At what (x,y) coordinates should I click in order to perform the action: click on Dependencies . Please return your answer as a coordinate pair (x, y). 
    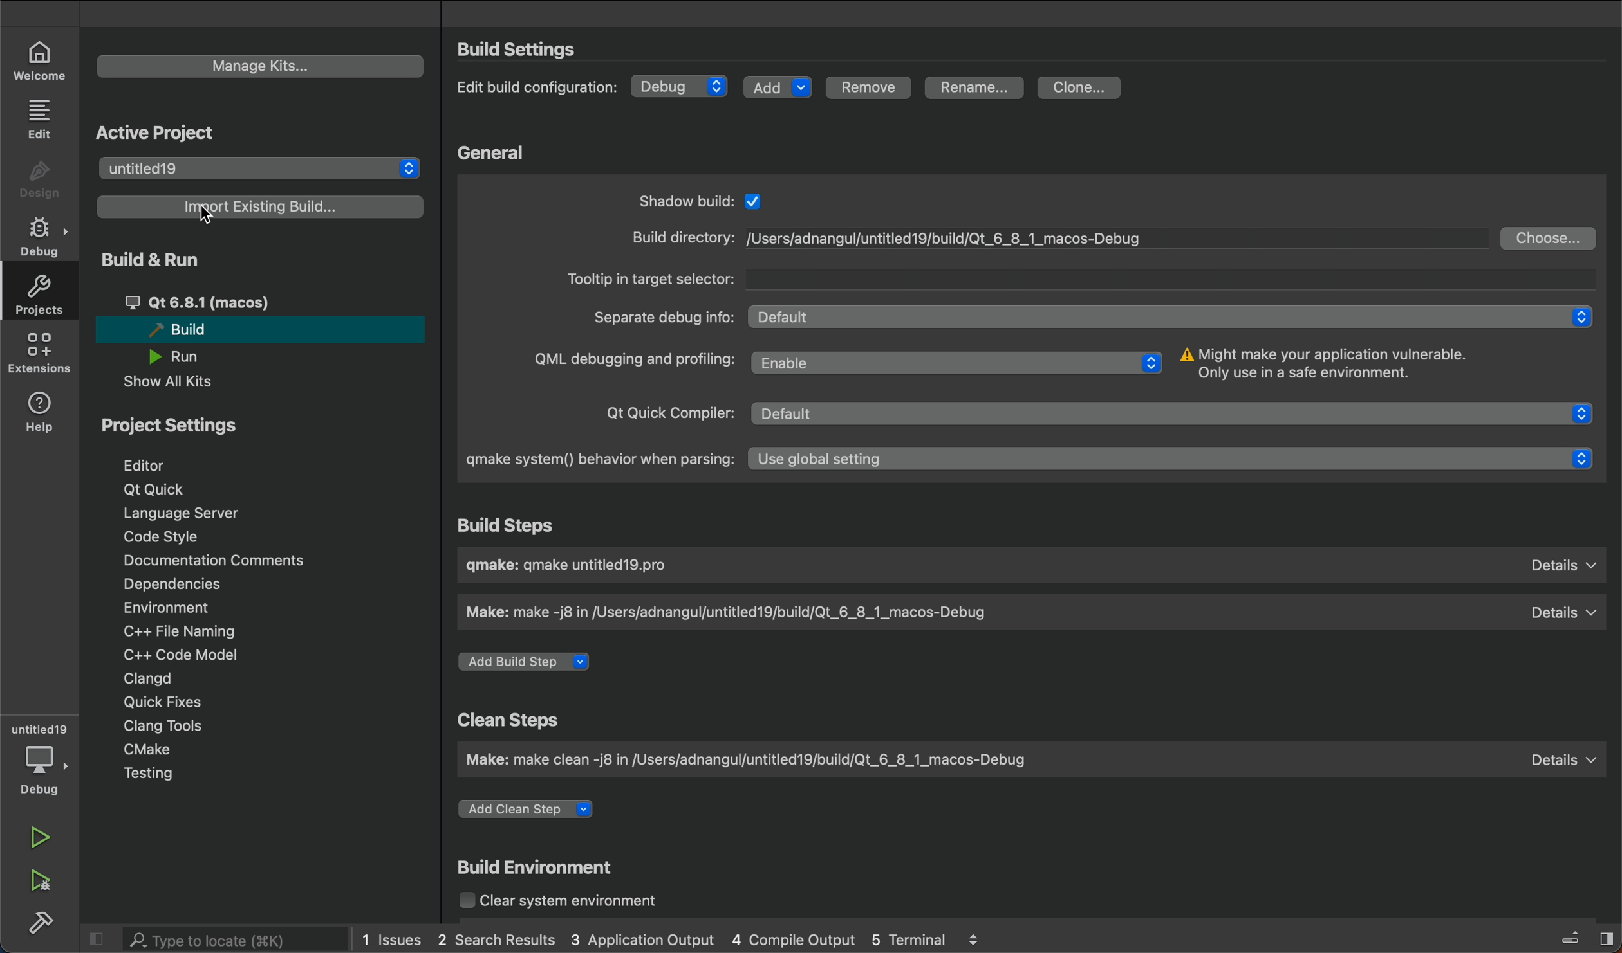
    Looking at the image, I should click on (187, 585).